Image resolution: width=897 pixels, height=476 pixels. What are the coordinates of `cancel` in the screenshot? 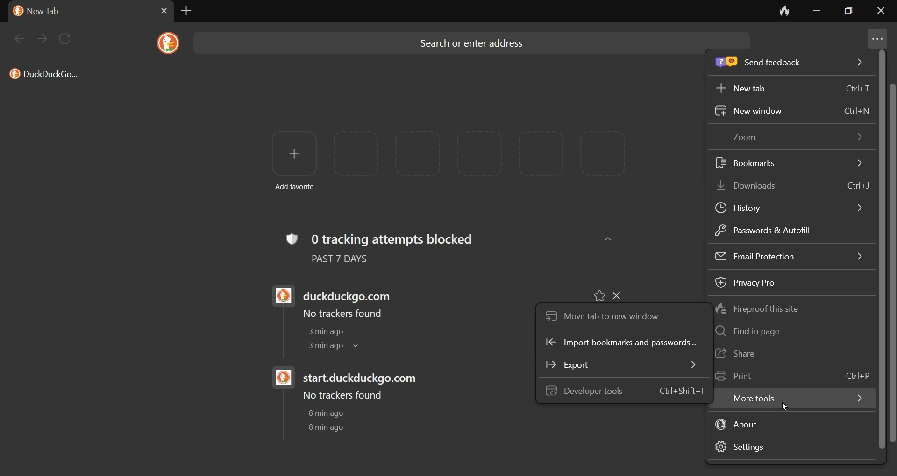 It's located at (623, 294).